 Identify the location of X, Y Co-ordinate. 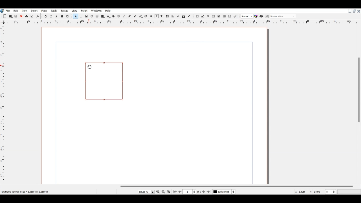
(301, 192).